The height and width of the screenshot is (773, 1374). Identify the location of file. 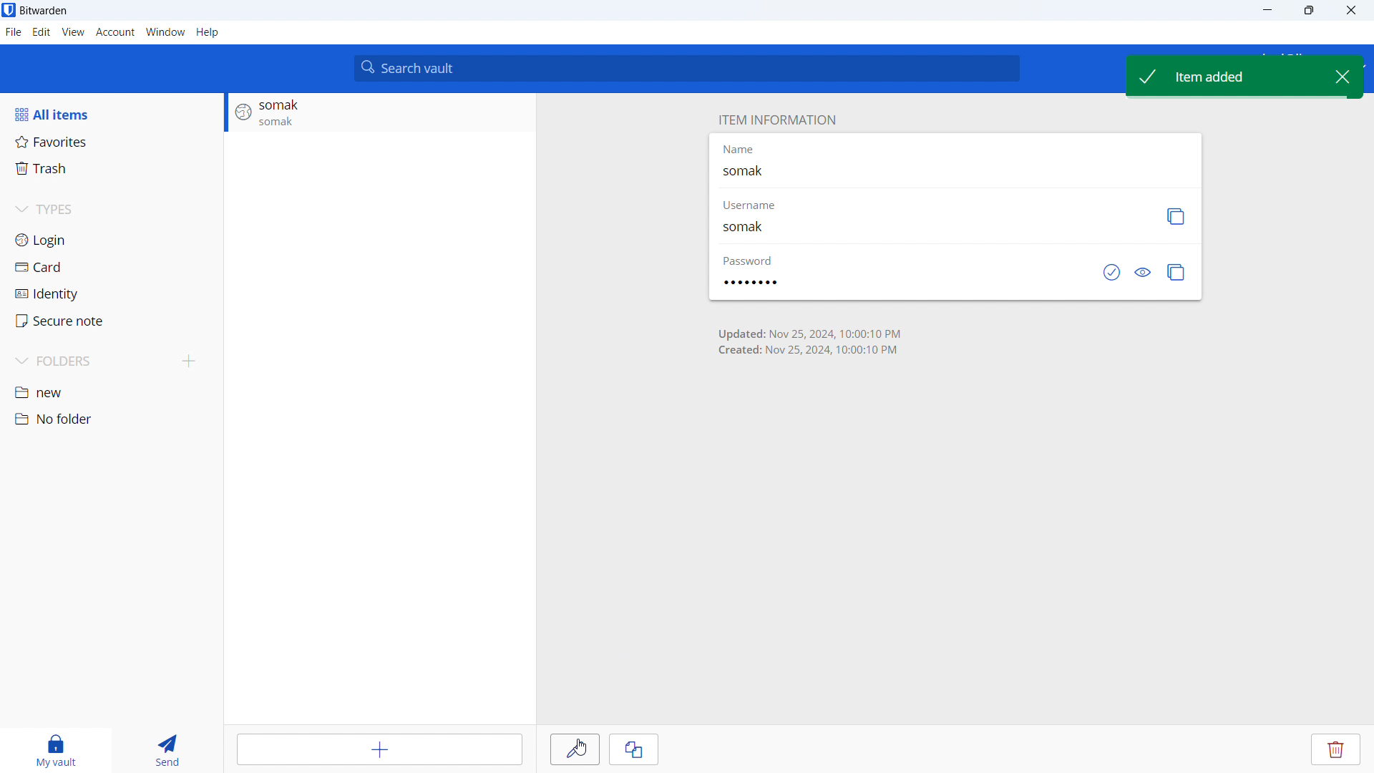
(14, 32).